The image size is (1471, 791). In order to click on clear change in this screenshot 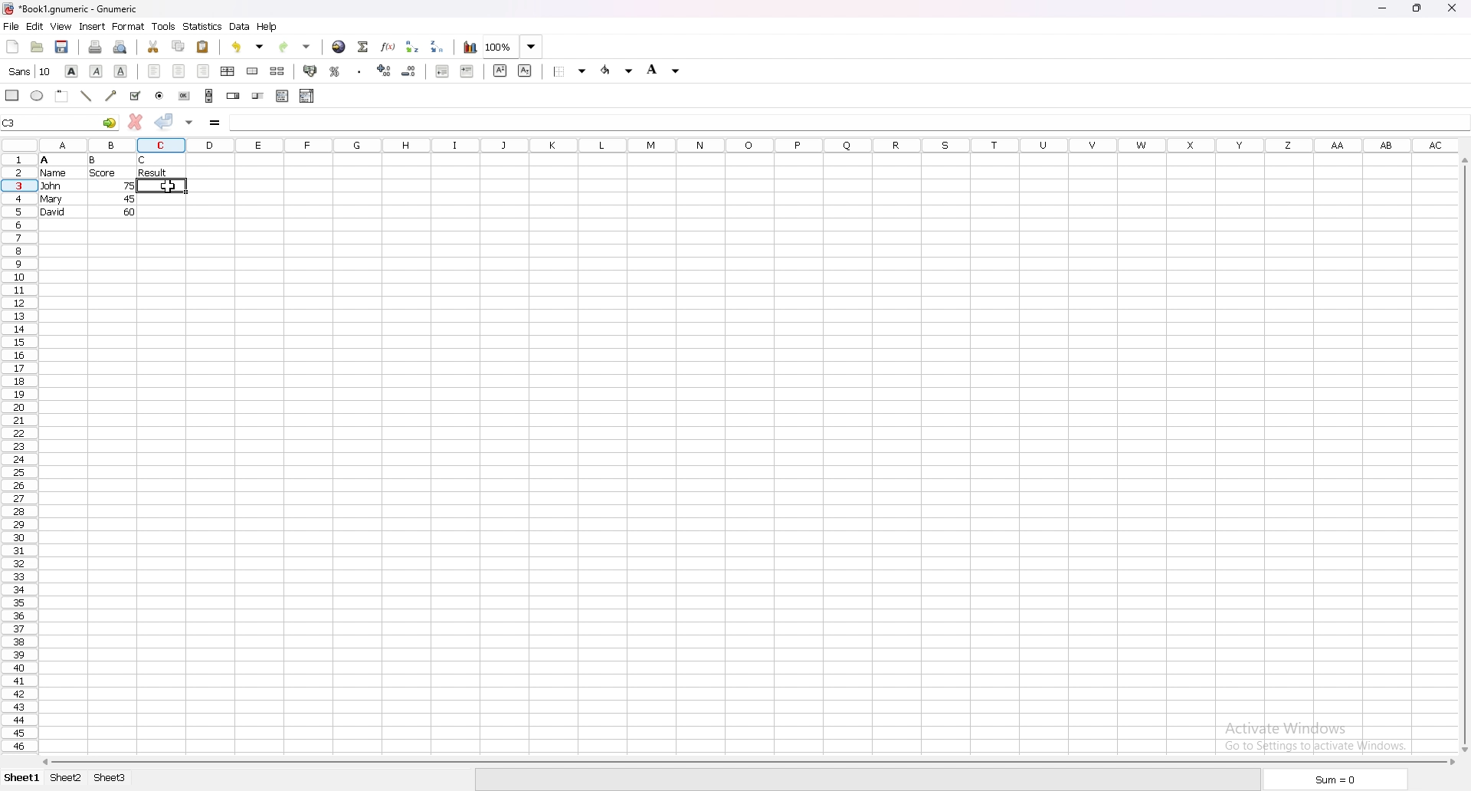, I will do `click(136, 121)`.